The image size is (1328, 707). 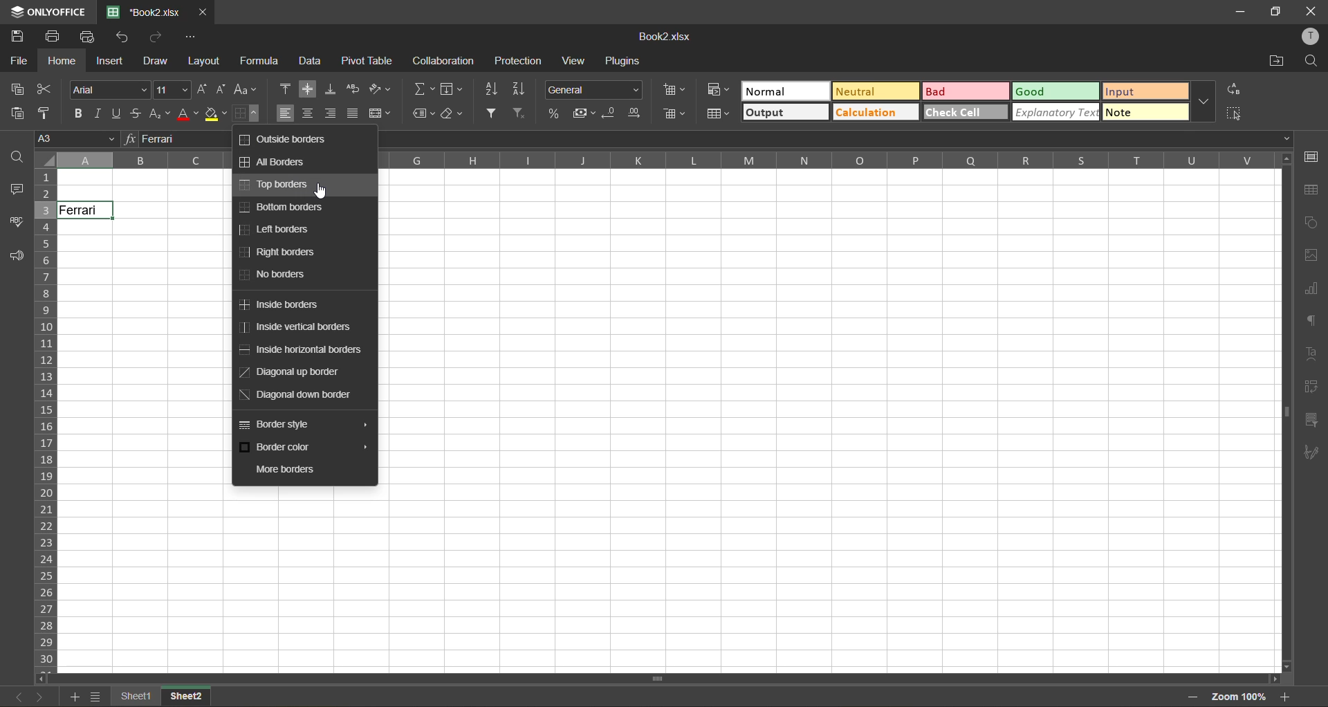 What do you see at coordinates (46, 10) in the screenshot?
I see `ONLYOFFICE` at bounding box center [46, 10].